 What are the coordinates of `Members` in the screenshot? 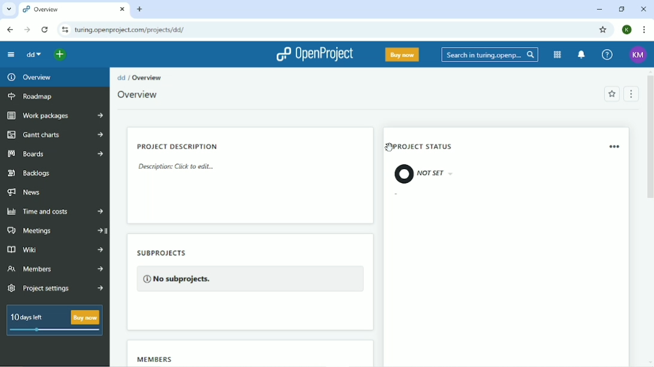 It's located at (55, 269).